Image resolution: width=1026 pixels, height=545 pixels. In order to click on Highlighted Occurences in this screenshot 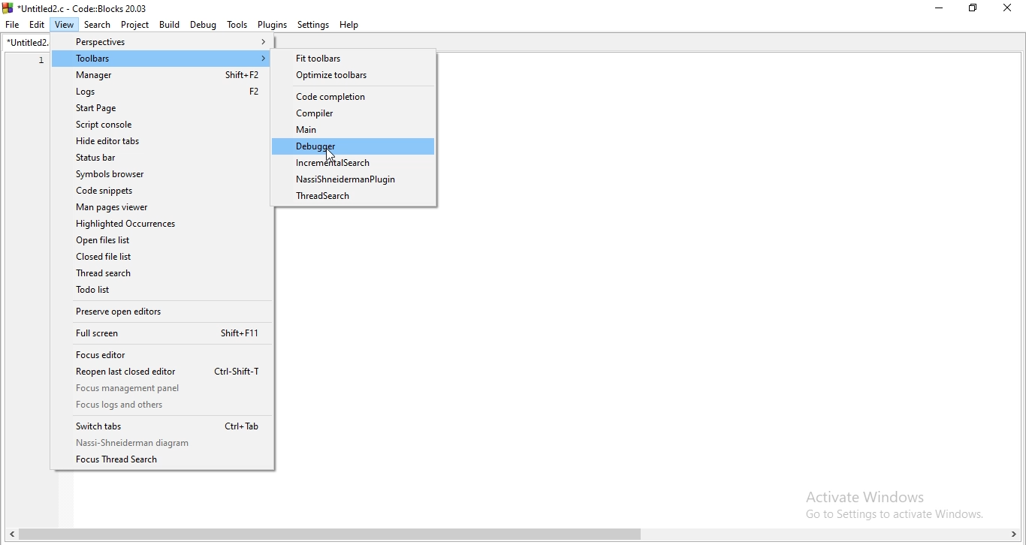, I will do `click(158, 226)`.